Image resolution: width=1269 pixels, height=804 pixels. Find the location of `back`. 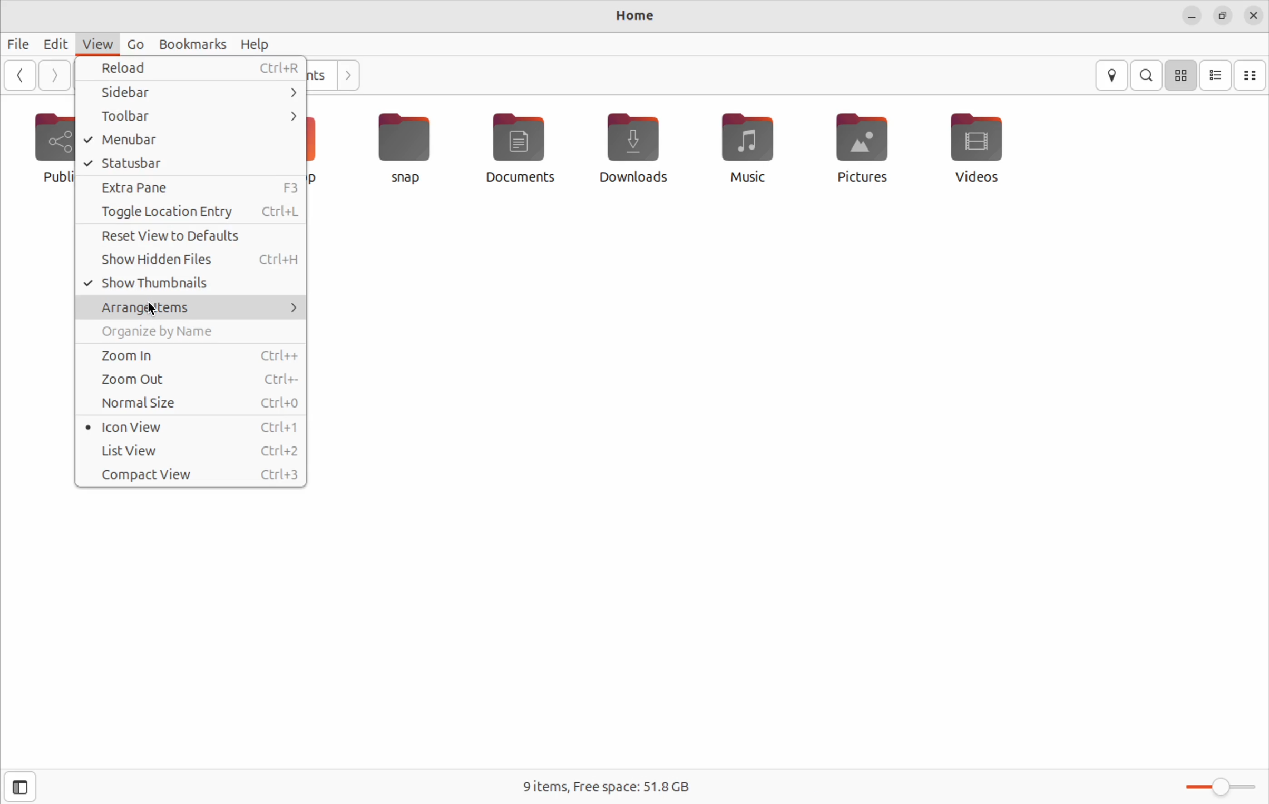

back is located at coordinates (20, 76).